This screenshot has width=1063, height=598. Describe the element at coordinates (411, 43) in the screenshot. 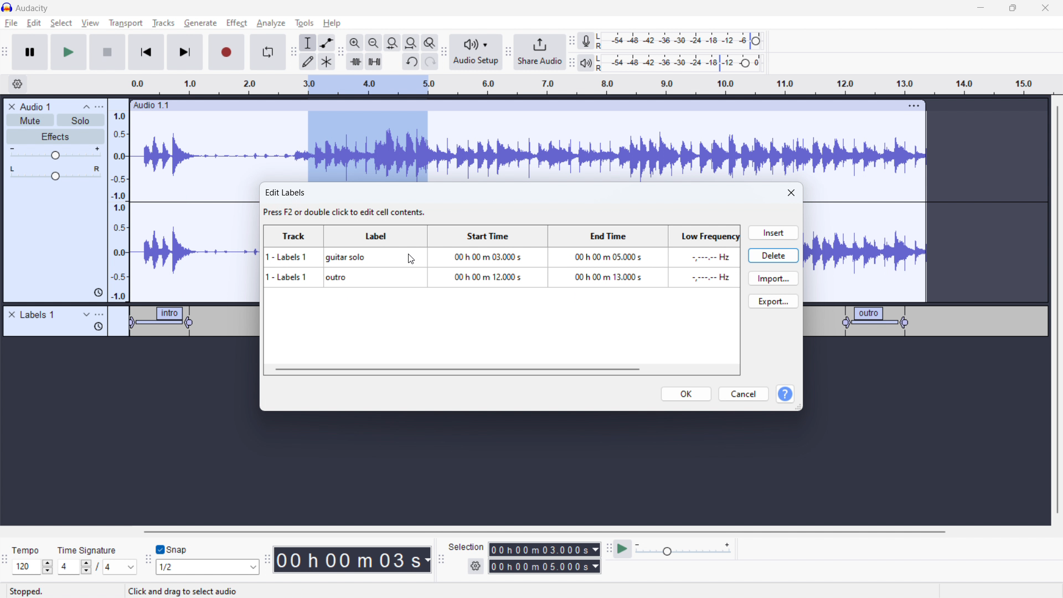

I see `set project to width` at that location.